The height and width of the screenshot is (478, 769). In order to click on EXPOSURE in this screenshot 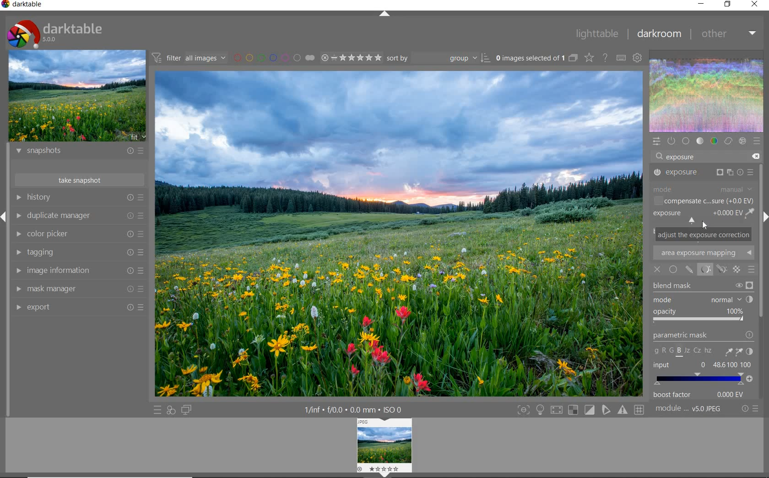, I will do `click(696, 217)`.